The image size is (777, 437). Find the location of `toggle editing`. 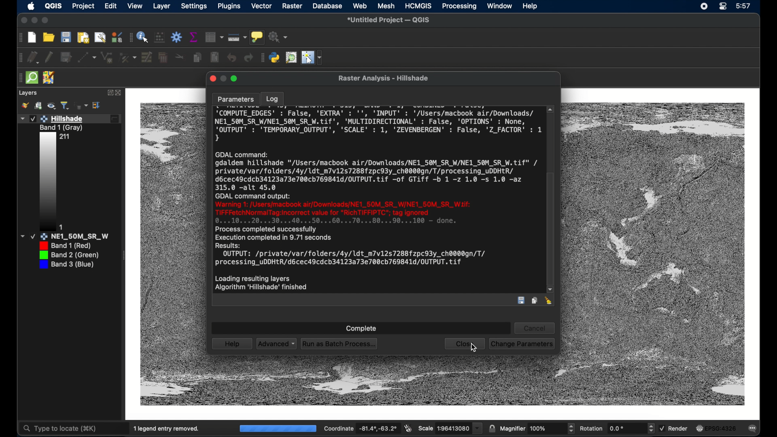

toggle editing is located at coordinates (49, 57).